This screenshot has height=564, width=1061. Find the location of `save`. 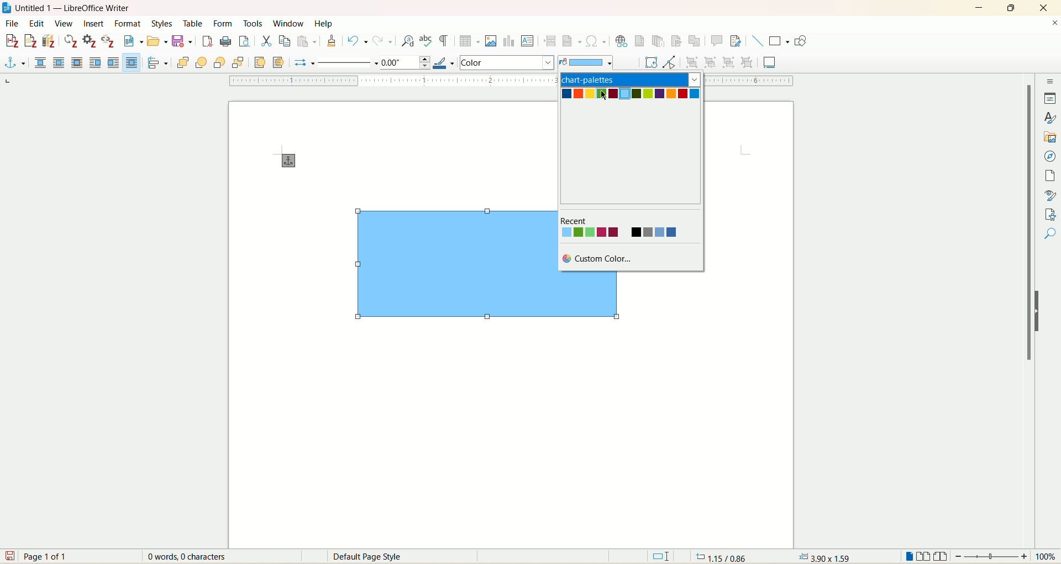

save is located at coordinates (182, 42).